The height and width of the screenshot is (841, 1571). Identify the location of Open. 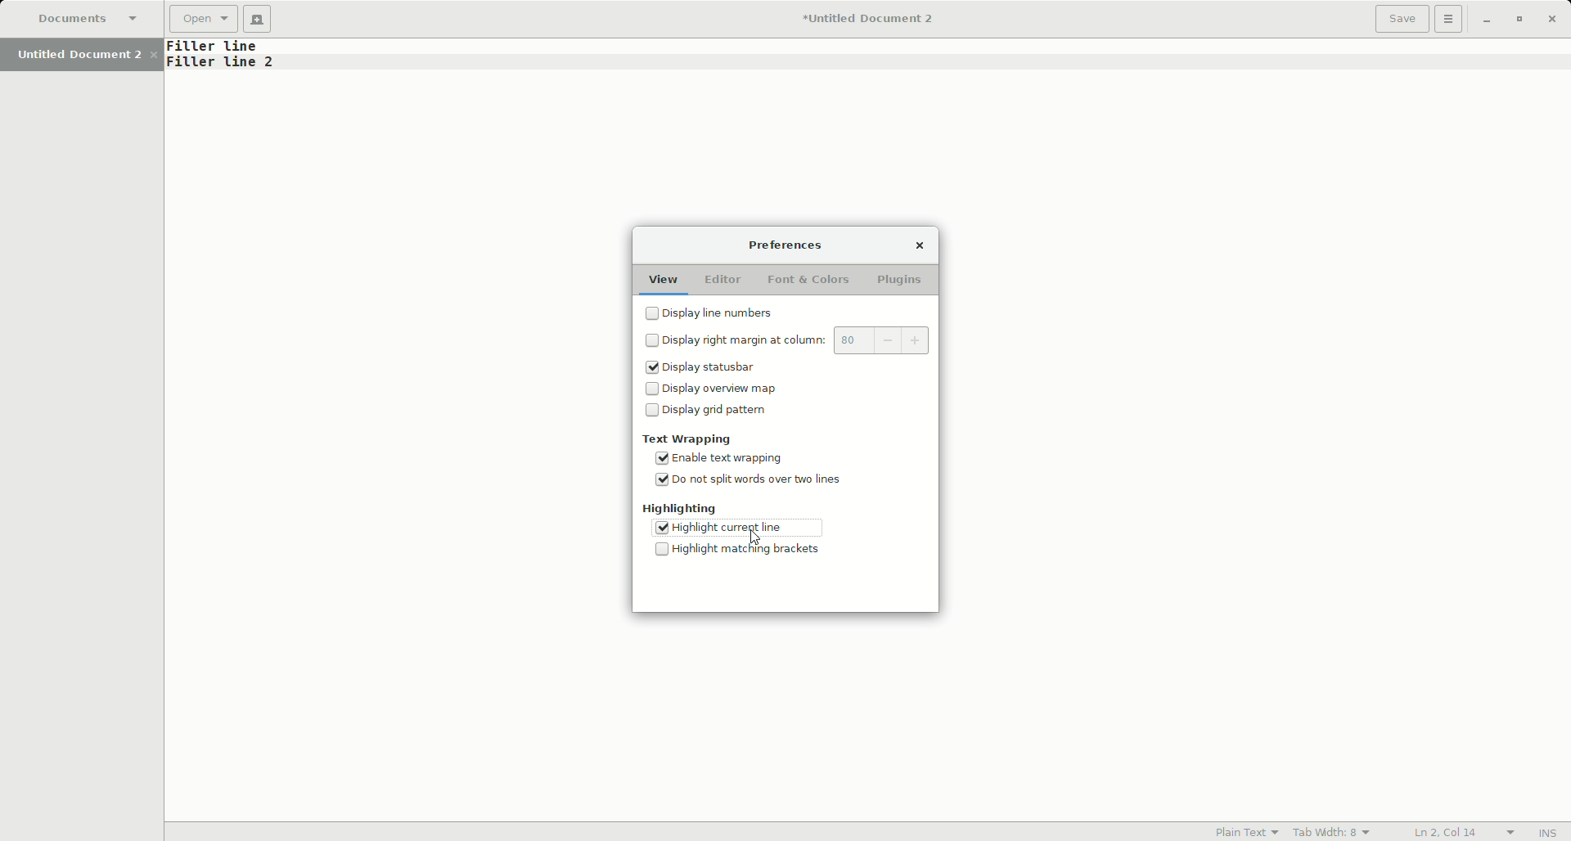
(205, 20).